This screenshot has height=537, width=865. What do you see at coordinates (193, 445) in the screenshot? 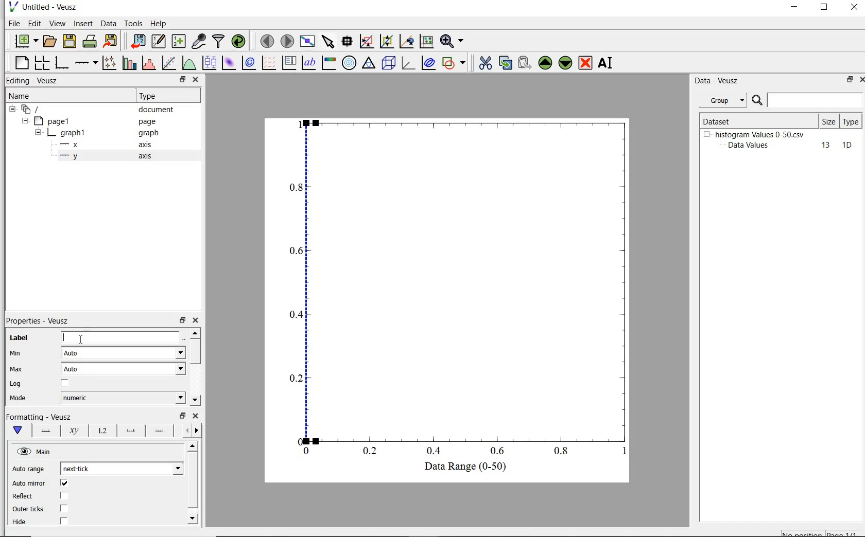
I see `move up` at bounding box center [193, 445].